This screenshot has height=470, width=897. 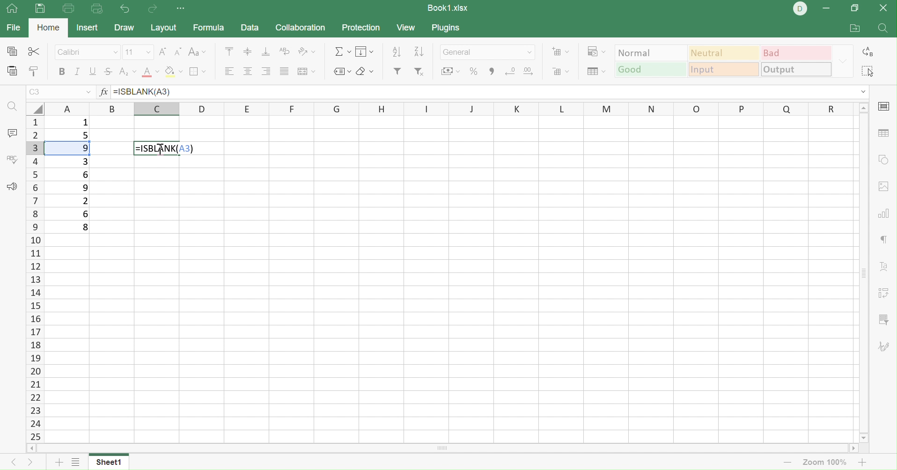 What do you see at coordinates (528, 52) in the screenshot?
I see `Drop down` at bounding box center [528, 52].